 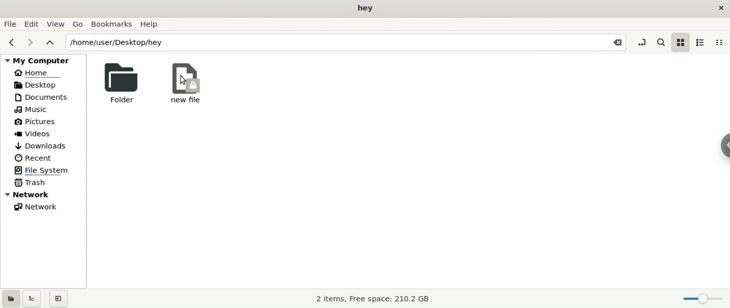 What do you see at coordinates (702, 297) in the screenshot?
I see `zoom` at bounding box center [702, 297].